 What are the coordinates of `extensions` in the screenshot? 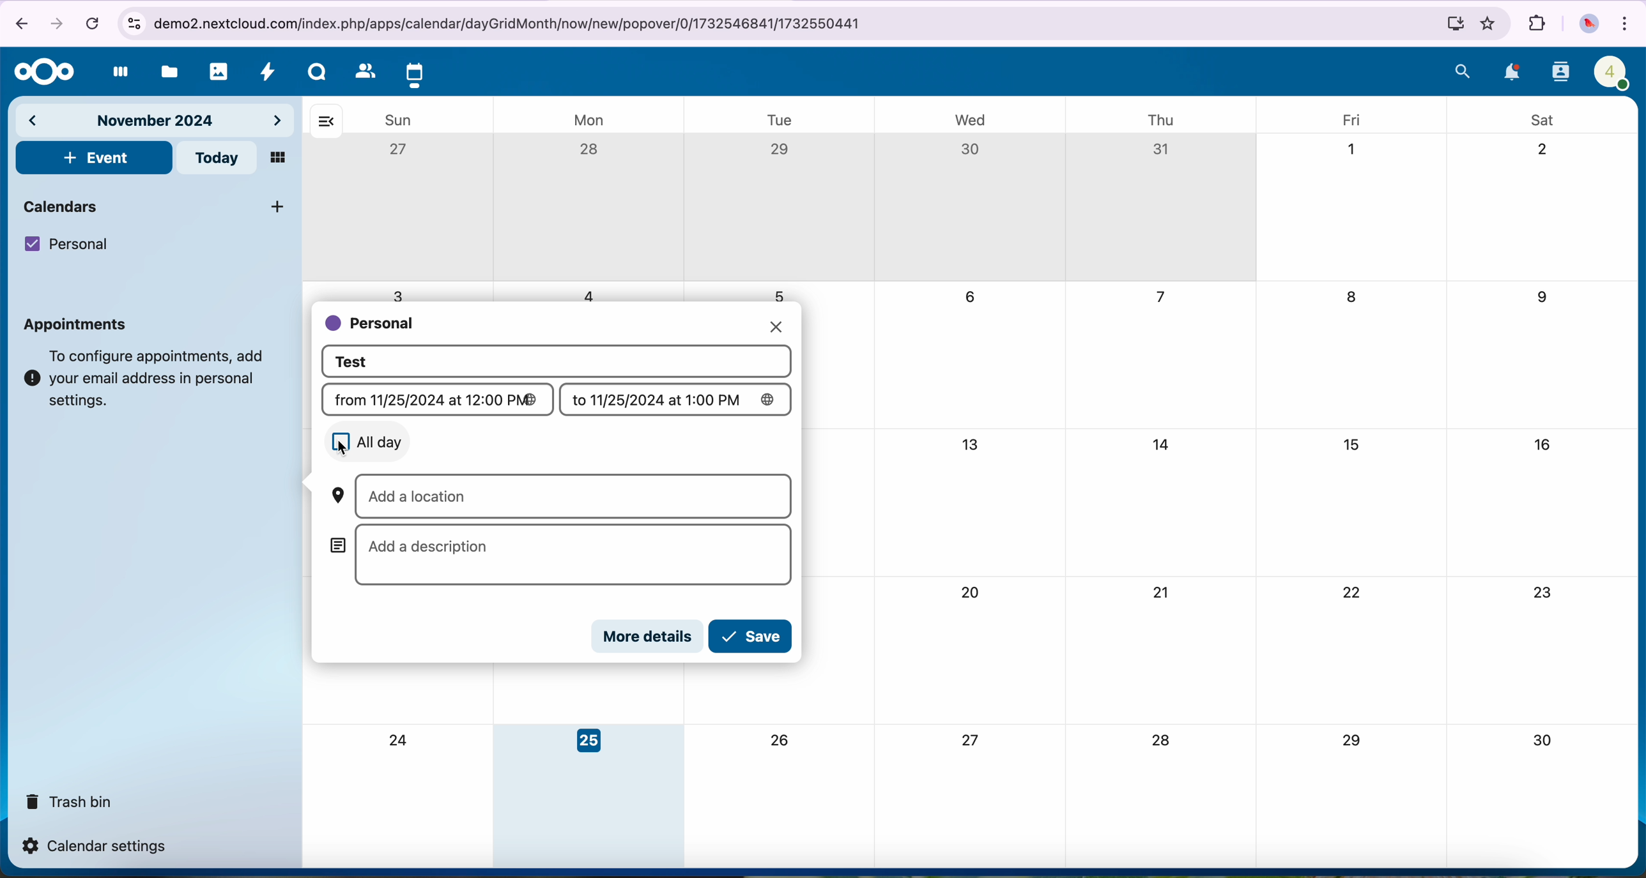 It's located at (1535, 24).